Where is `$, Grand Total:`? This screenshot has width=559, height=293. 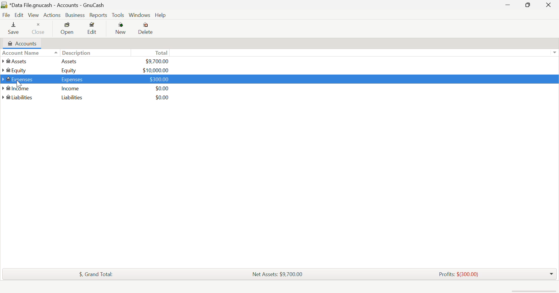 $, Grand Total: is located at coordinates (96, 274).